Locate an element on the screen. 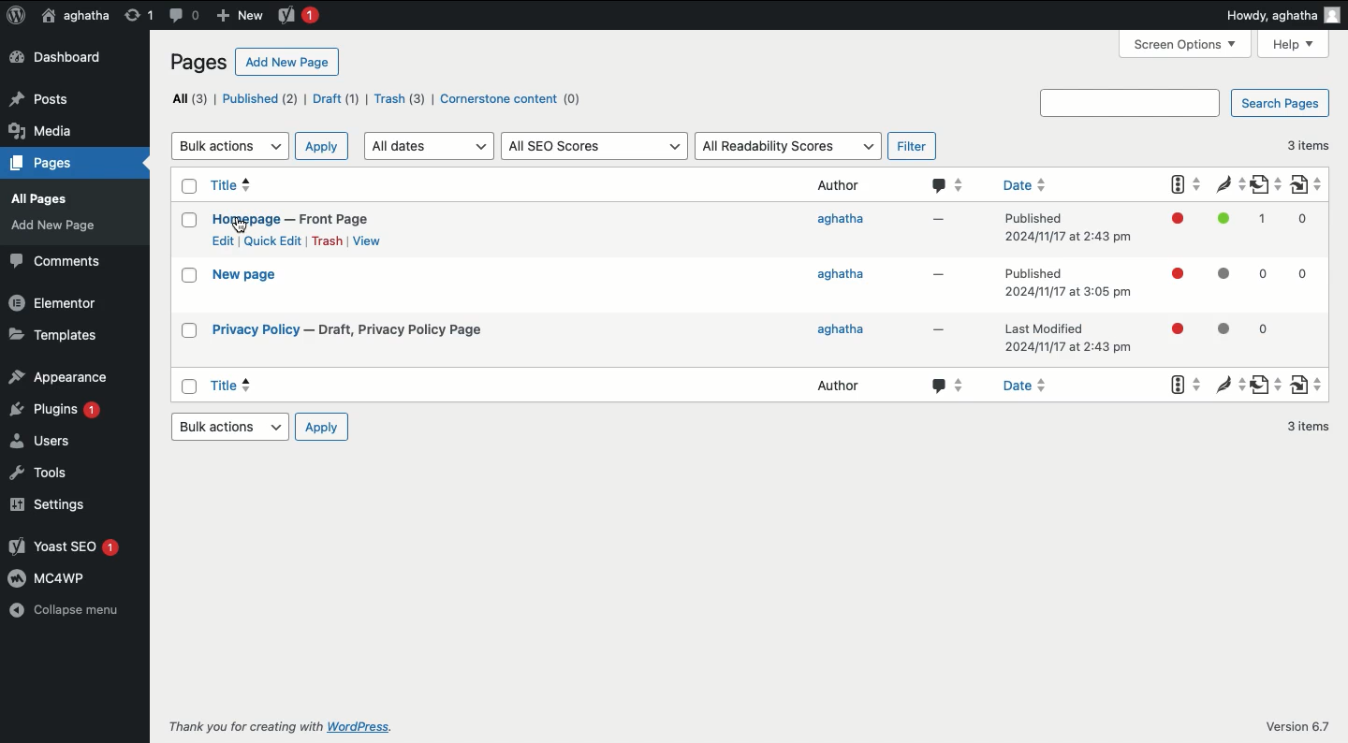 This screenshot has width=1348, height=743. Search pages is located at coordinates (1187, 102).